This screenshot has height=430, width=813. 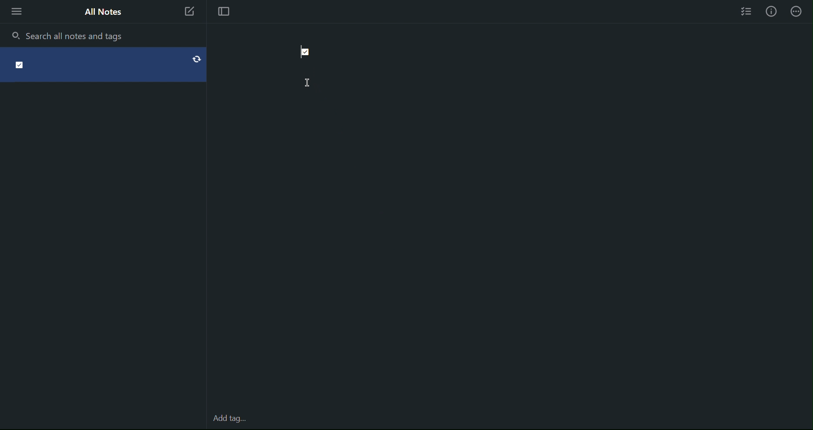 What do you see at coordinates (101, 10) in the screenshot?
I see `All Notes` at bounding box center [101, 10].